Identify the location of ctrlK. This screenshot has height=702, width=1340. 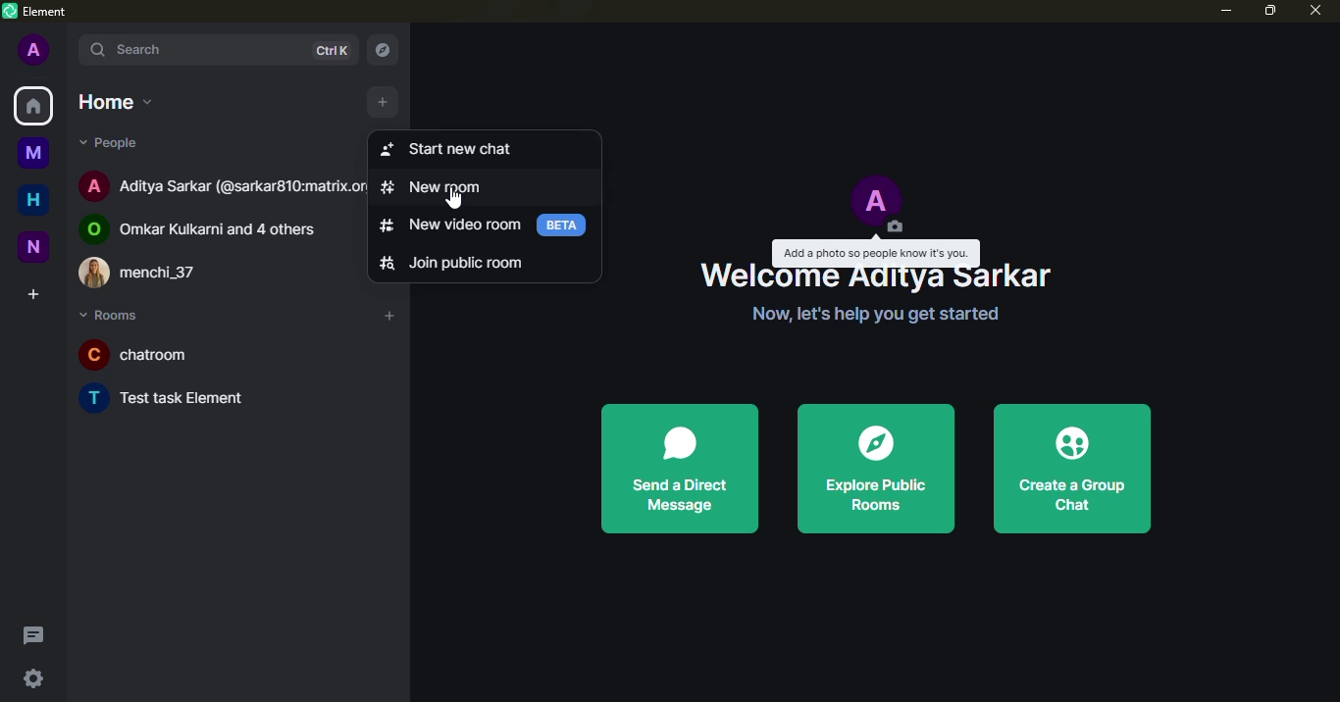
(331, 51).